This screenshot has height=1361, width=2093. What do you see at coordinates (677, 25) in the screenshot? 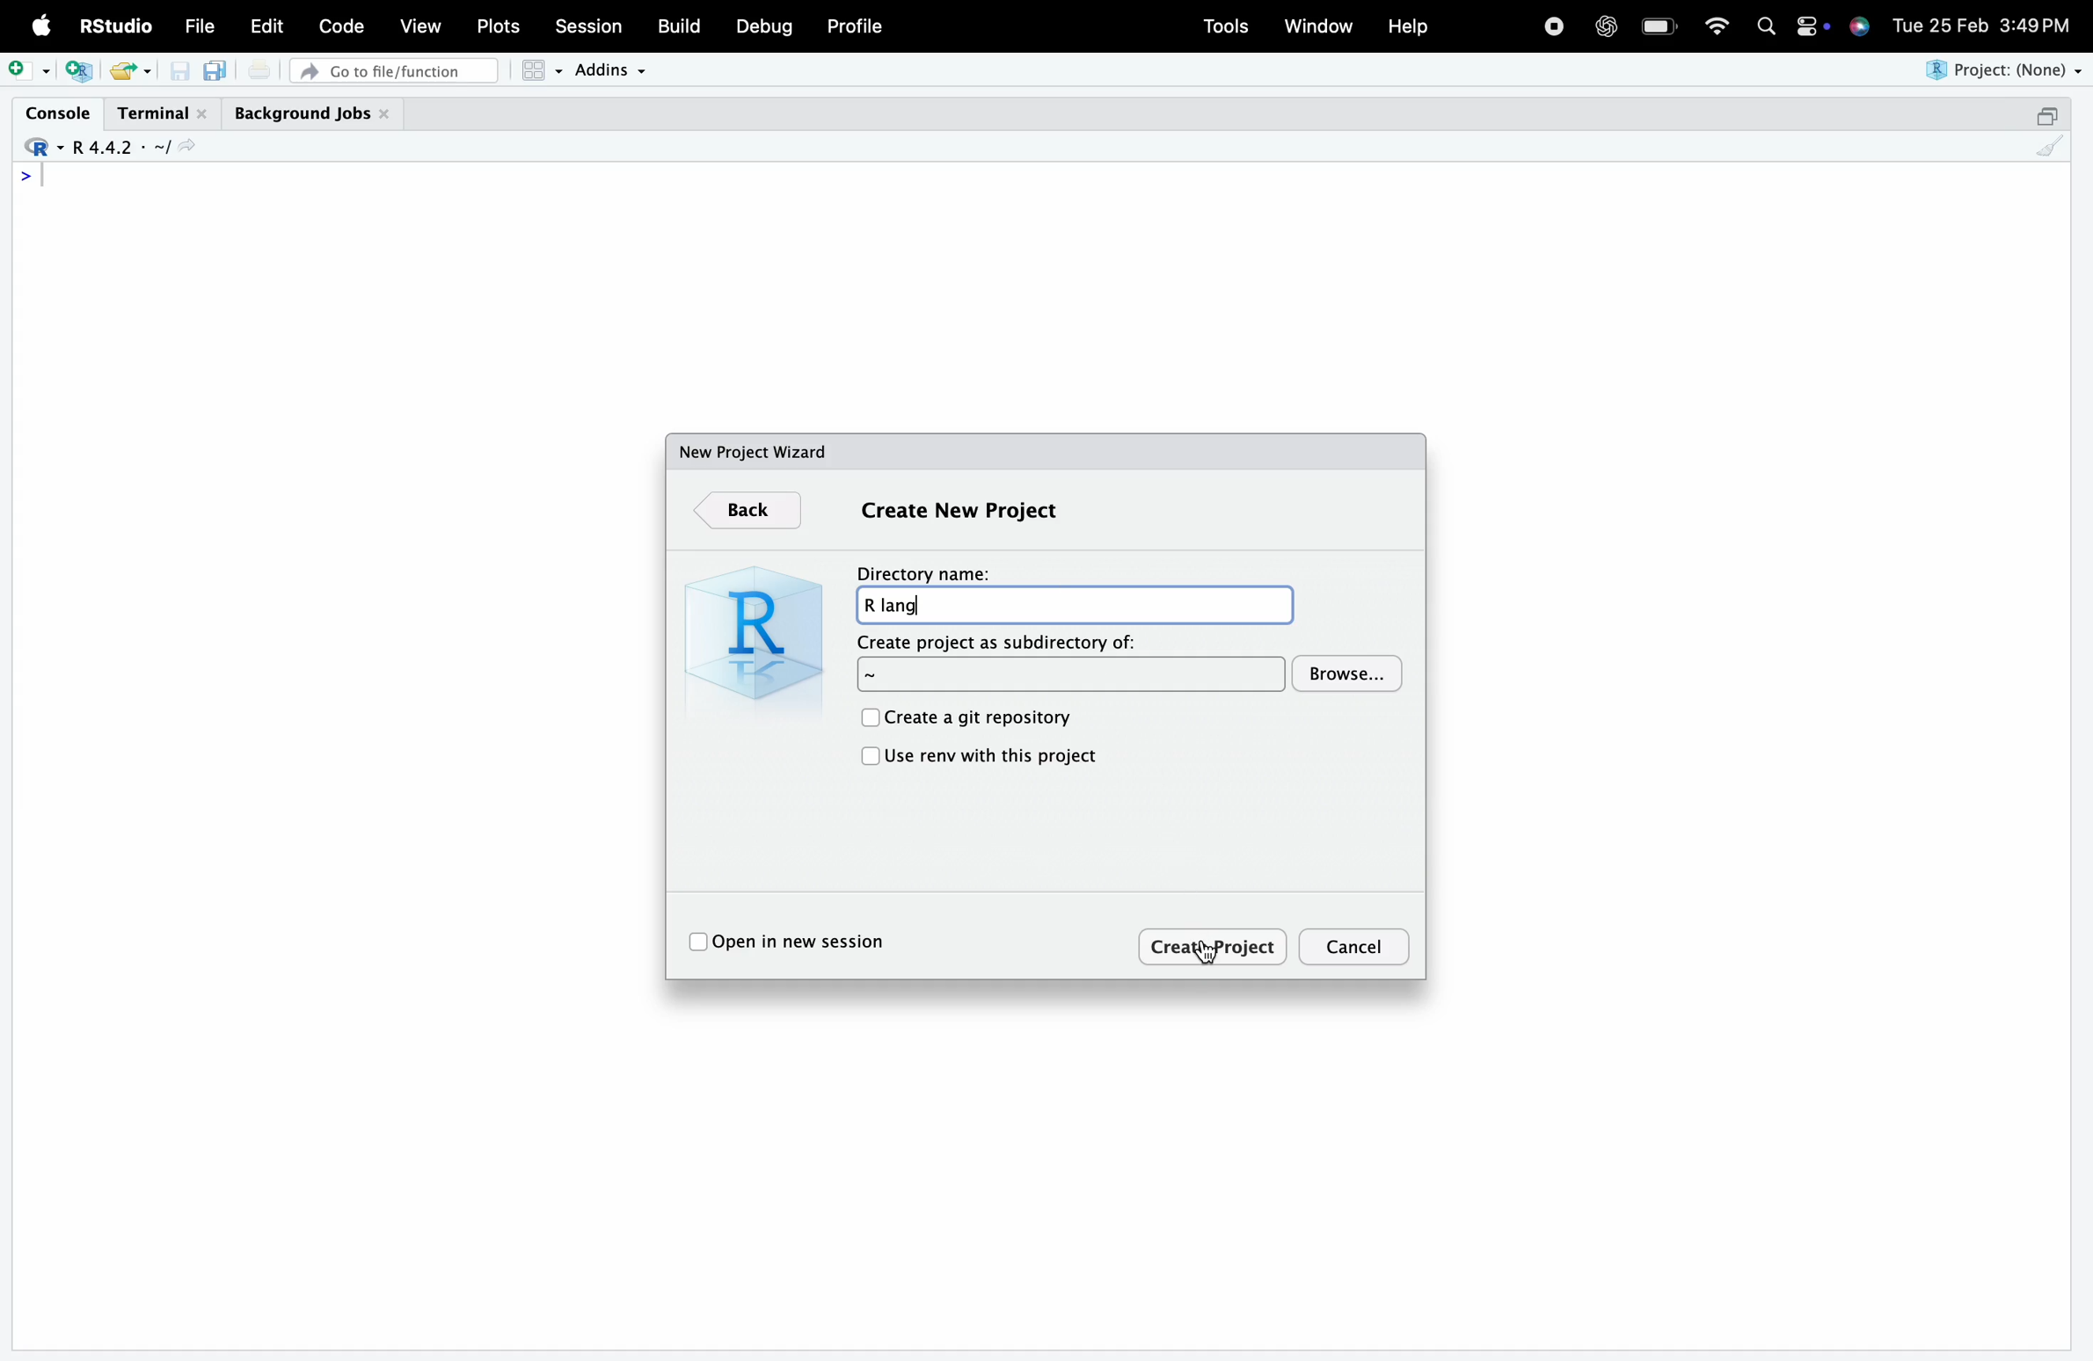
I see `Build` at bounding box center [677, 25].